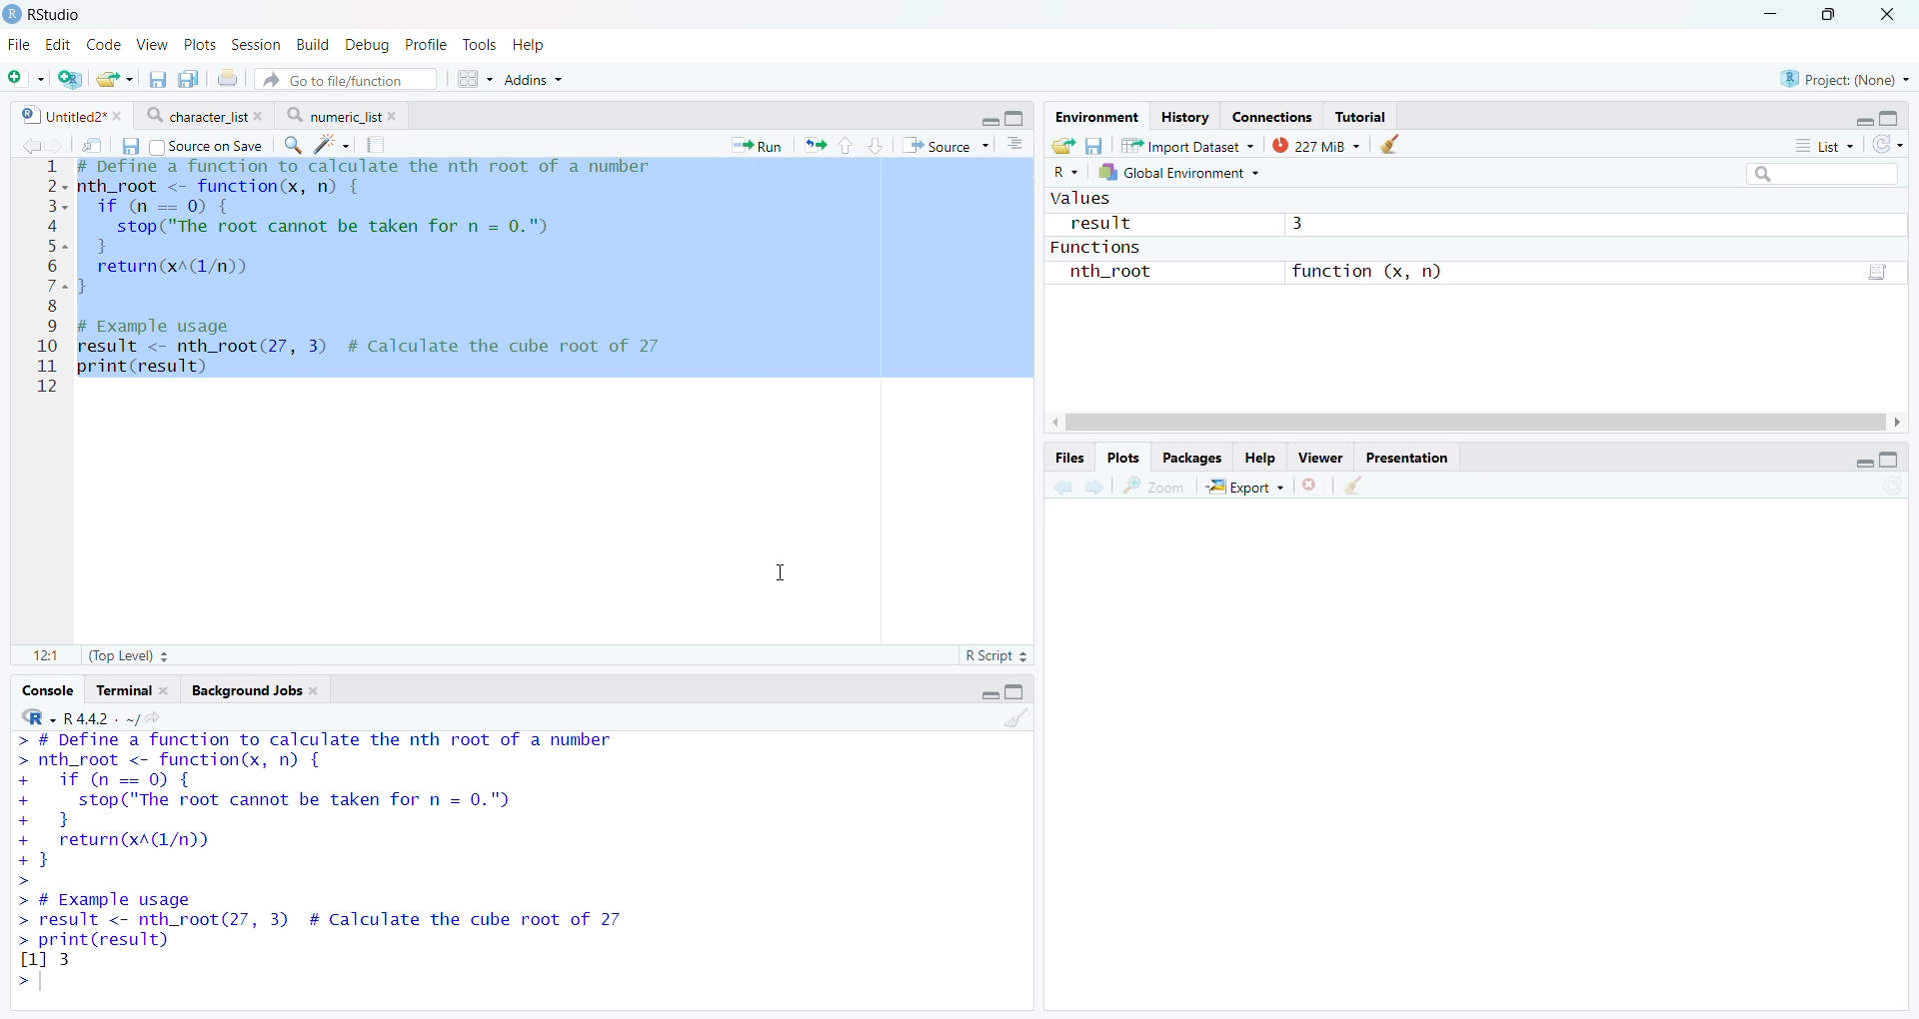 The image size is (1919, 1019). What do you see at coordinates (23, 79) in the screenshot?
I see `Open new file` at bounding box center [23, 79].